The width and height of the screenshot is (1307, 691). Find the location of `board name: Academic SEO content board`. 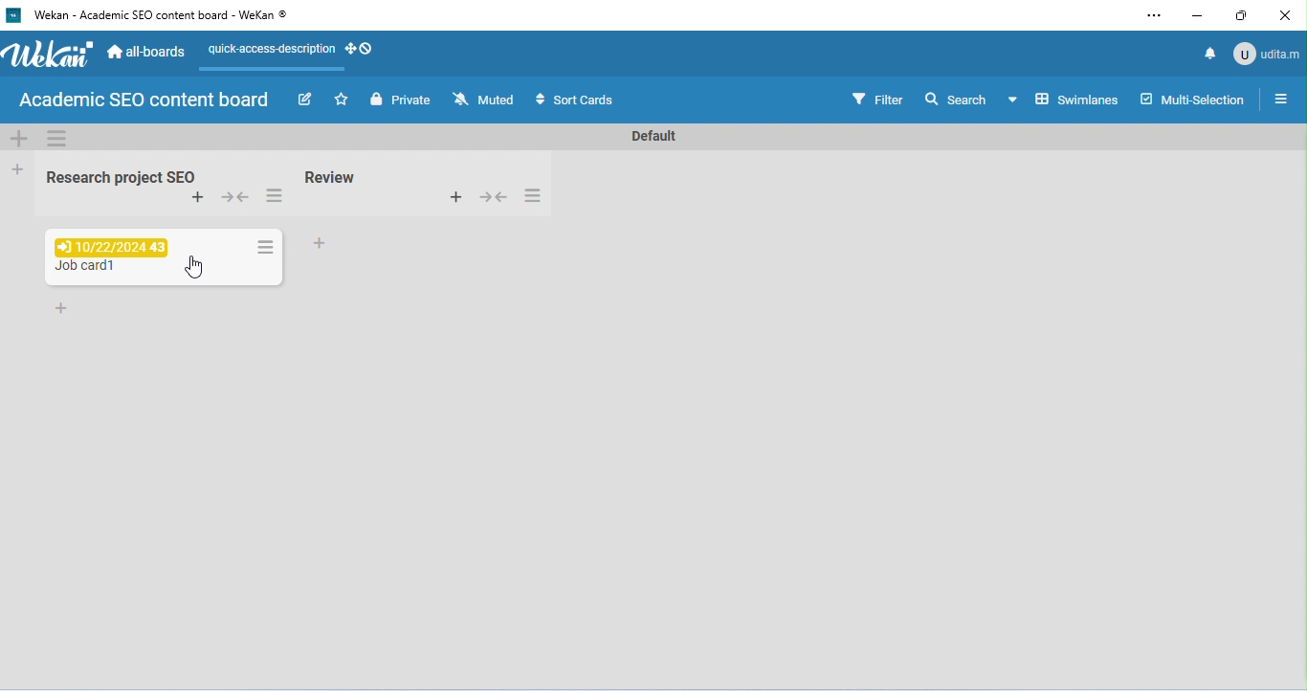

board name: Academic SEO content board is located at coordinates (143, 100).